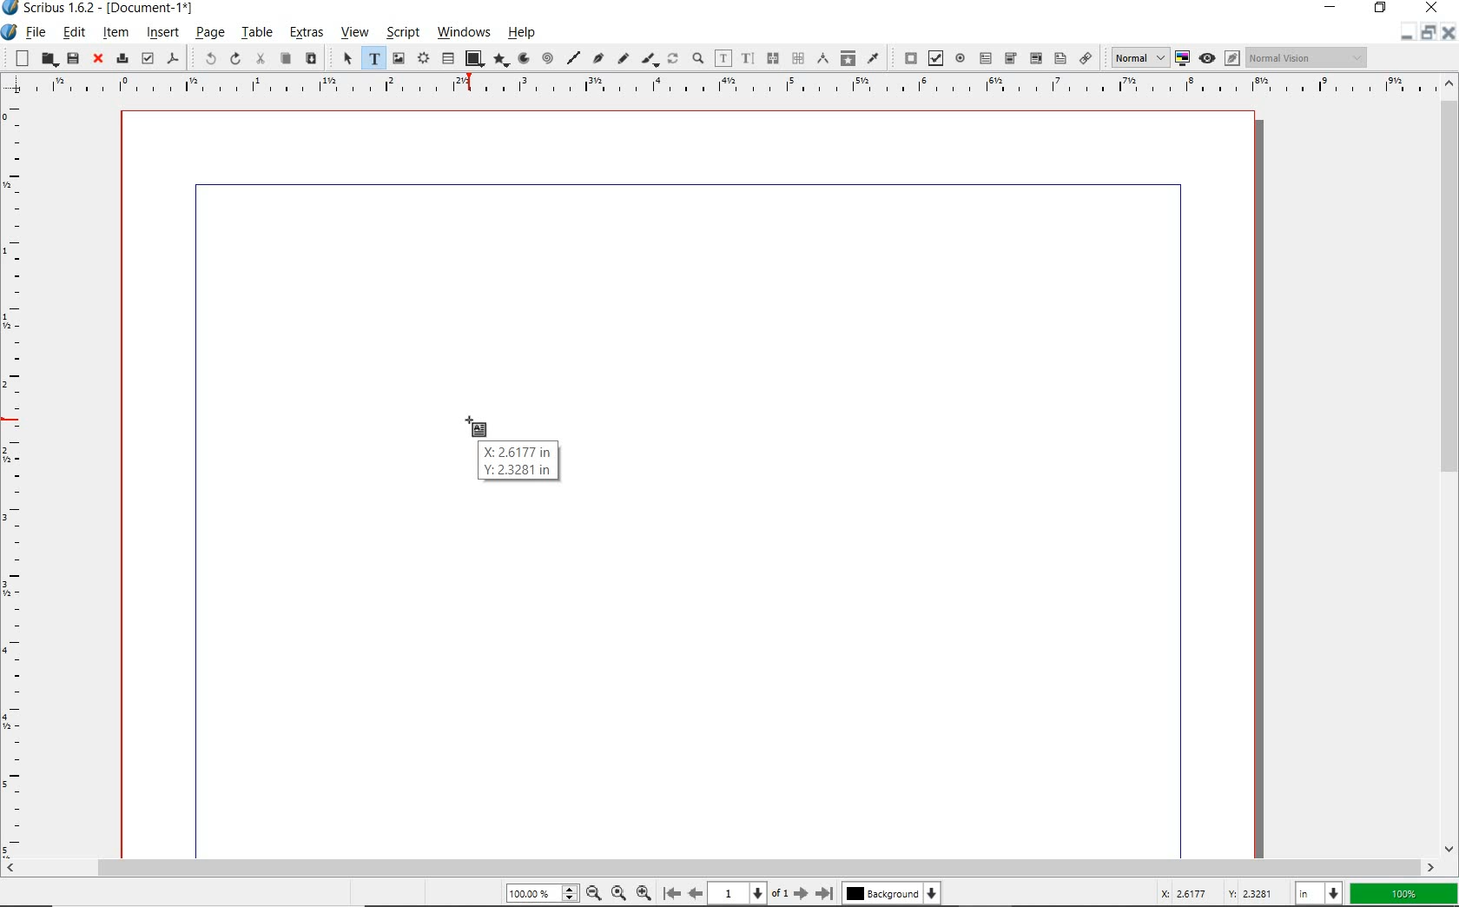 The image size is (1459, 907). What do you see at coordinates (697, 60) in the screenshot?
I see `zoom in or zoom out` at bounding box center [697, 60].